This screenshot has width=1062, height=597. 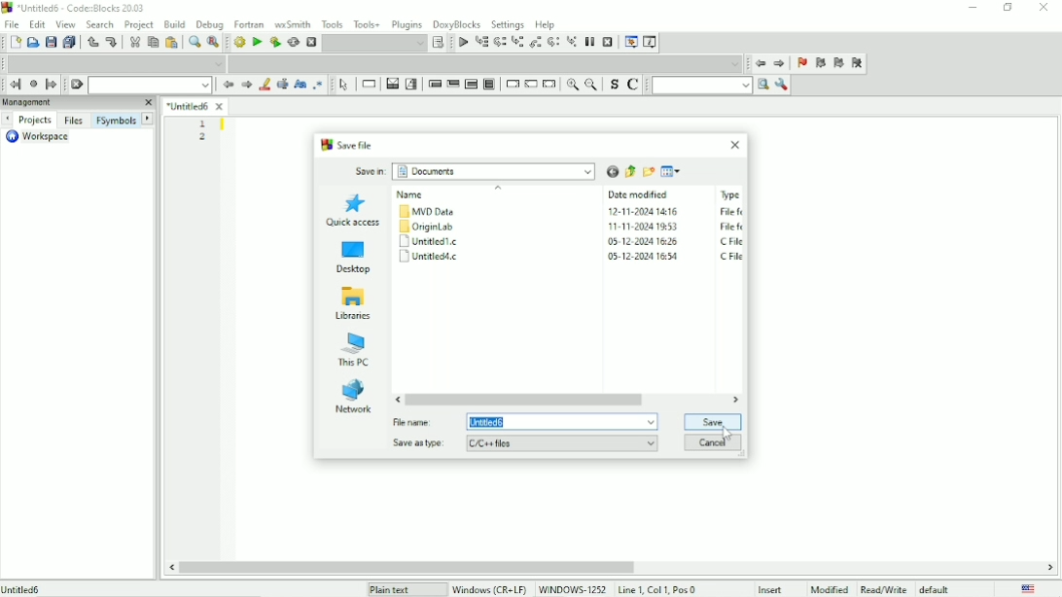 I want to click on DoxyBlocks, so click(x=458, y=24).